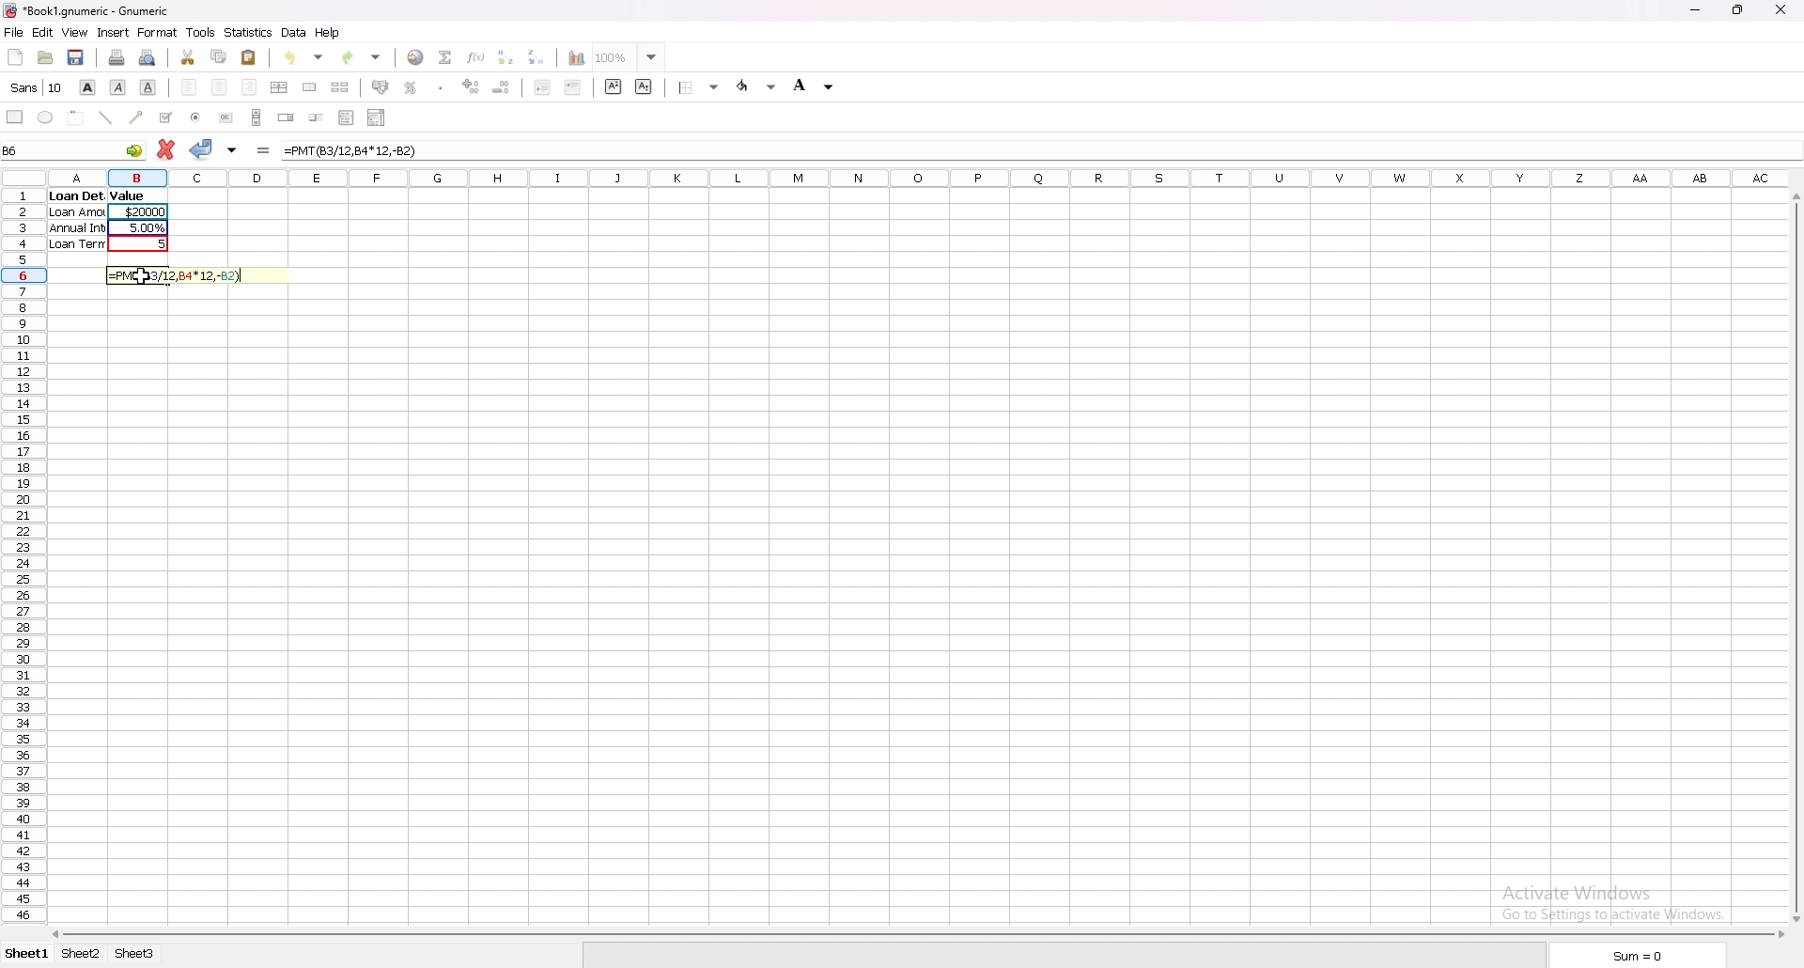  Describe the element at coordinates (280, 87) in the screenshot. I see `centre horizontally` at that location.